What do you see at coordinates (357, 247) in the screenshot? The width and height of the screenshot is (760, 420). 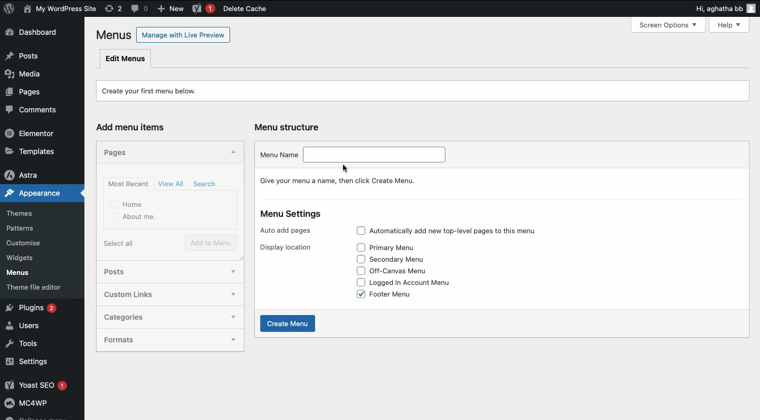 I see `Check box` at bounding box center [357, 247].